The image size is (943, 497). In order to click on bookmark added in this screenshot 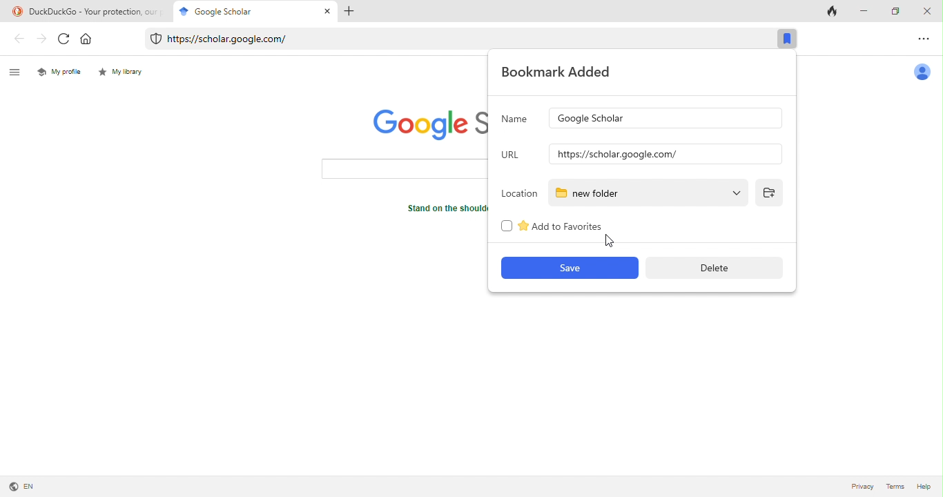, I will do `click(560, 74)`.